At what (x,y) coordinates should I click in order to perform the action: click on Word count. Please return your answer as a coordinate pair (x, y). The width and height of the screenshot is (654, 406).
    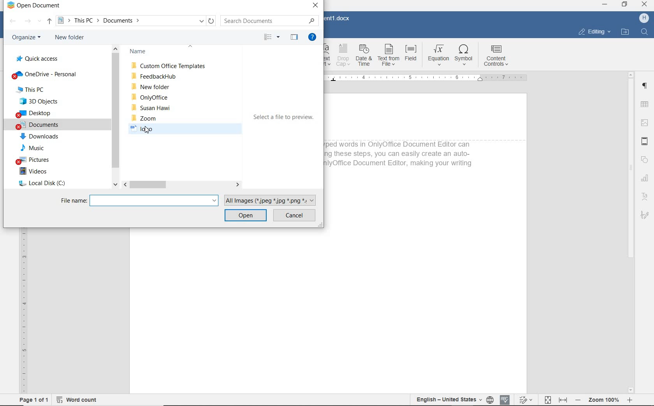
    Looking at the image, I should click on (76, 400).